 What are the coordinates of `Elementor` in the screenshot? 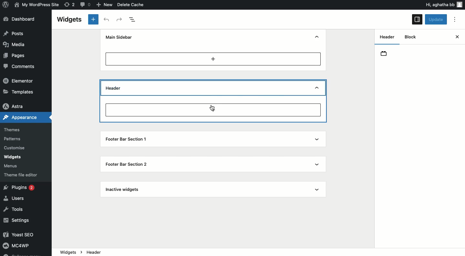 It's located at (19, 80).